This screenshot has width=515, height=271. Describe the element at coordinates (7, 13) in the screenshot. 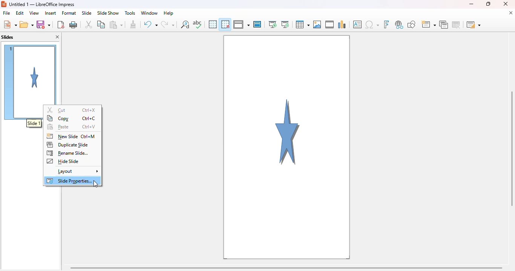

I see `file` at that location.